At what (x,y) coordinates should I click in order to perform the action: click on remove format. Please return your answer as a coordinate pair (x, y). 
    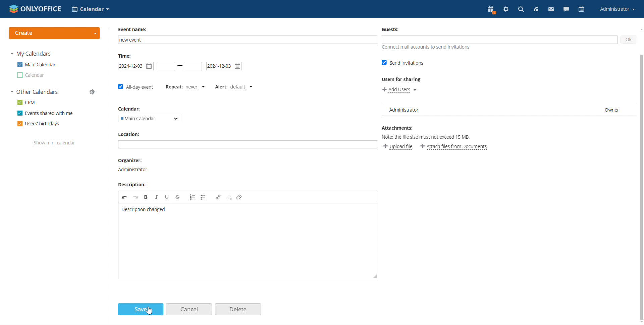
    Looking at the image, I should click on (241, 198).